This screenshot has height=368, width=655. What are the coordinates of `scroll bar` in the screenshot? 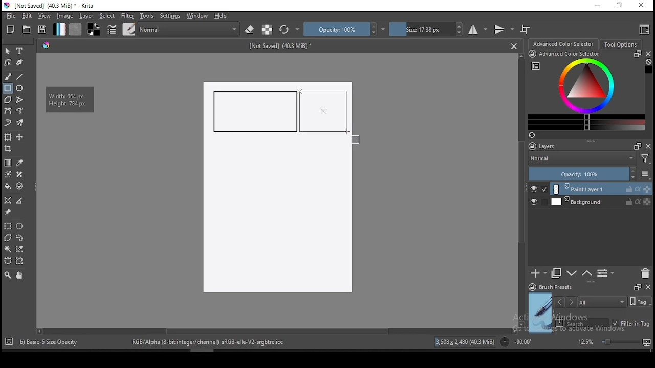 It's located at (276, 330).